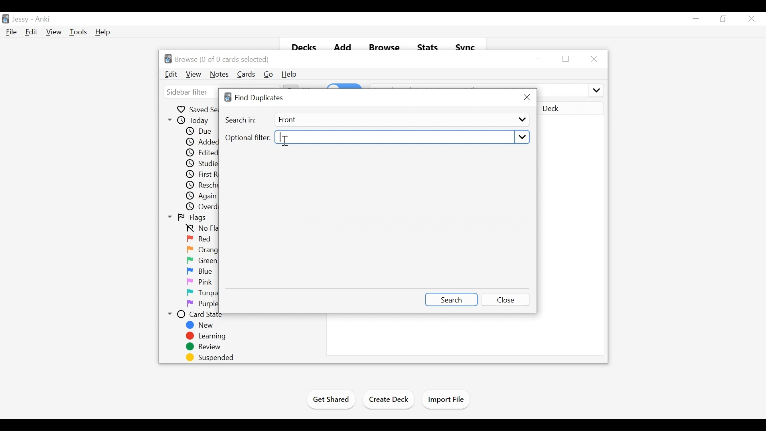 This screenshot has width=766, height=431. What do you see at coordinates (190, 121) in the screenshot?
I see `Today` at bounding box center [190, 121].